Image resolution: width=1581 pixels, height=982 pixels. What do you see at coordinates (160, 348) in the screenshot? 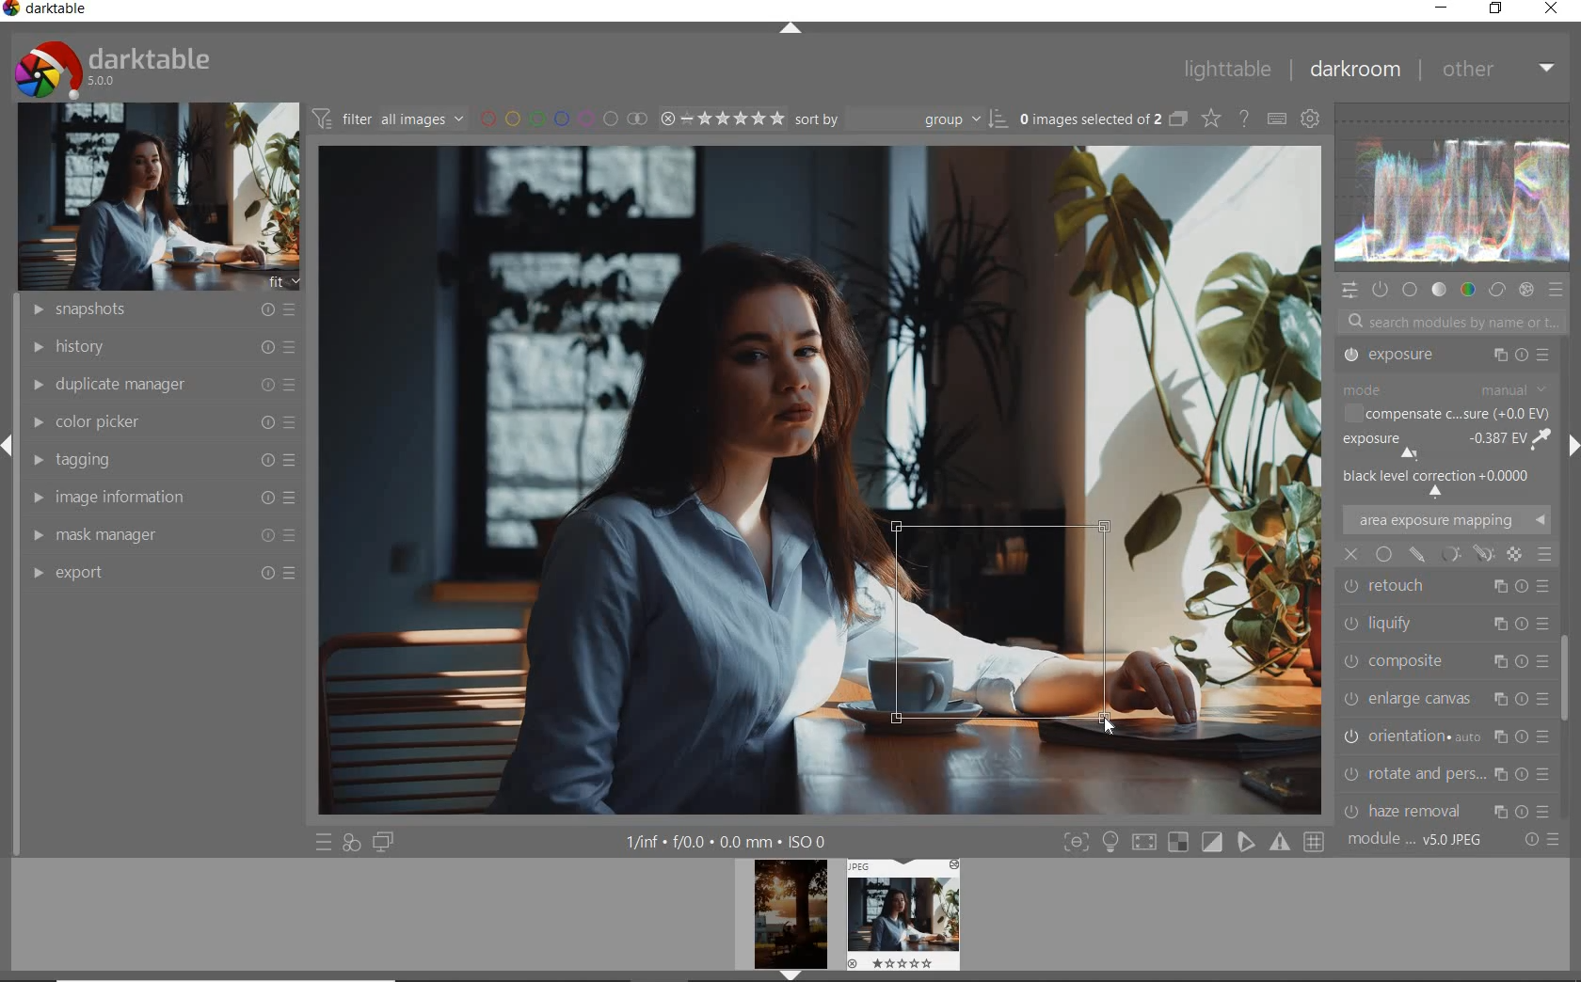
I see `HISTORY` at bounding box center [160, 348].